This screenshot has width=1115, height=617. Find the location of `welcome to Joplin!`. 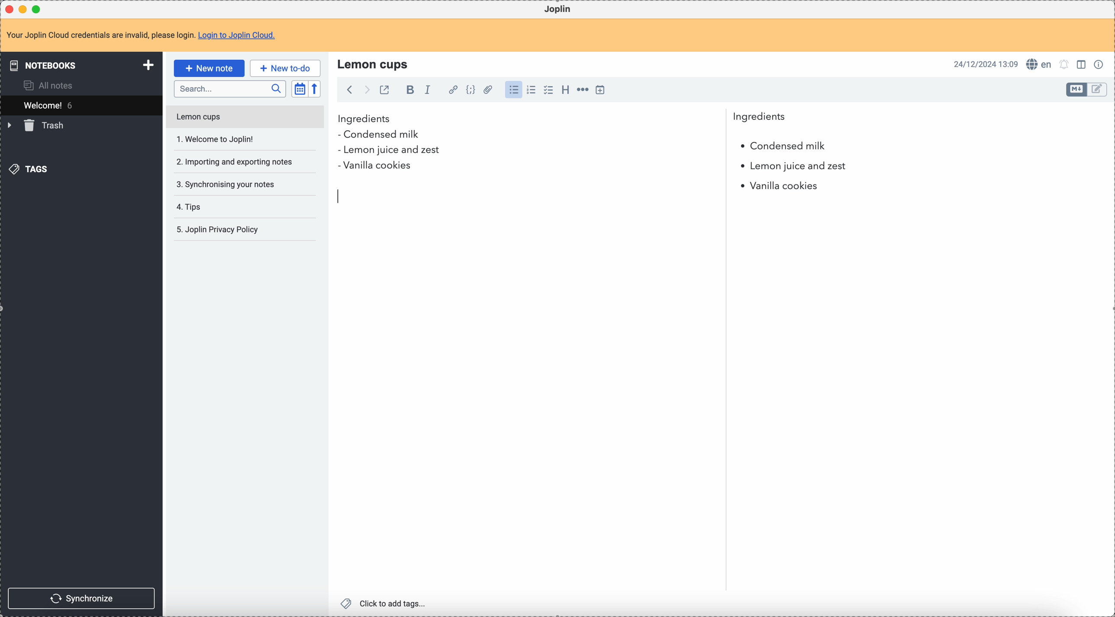

welcome to Joplin! is located at coordinates (216, 139).